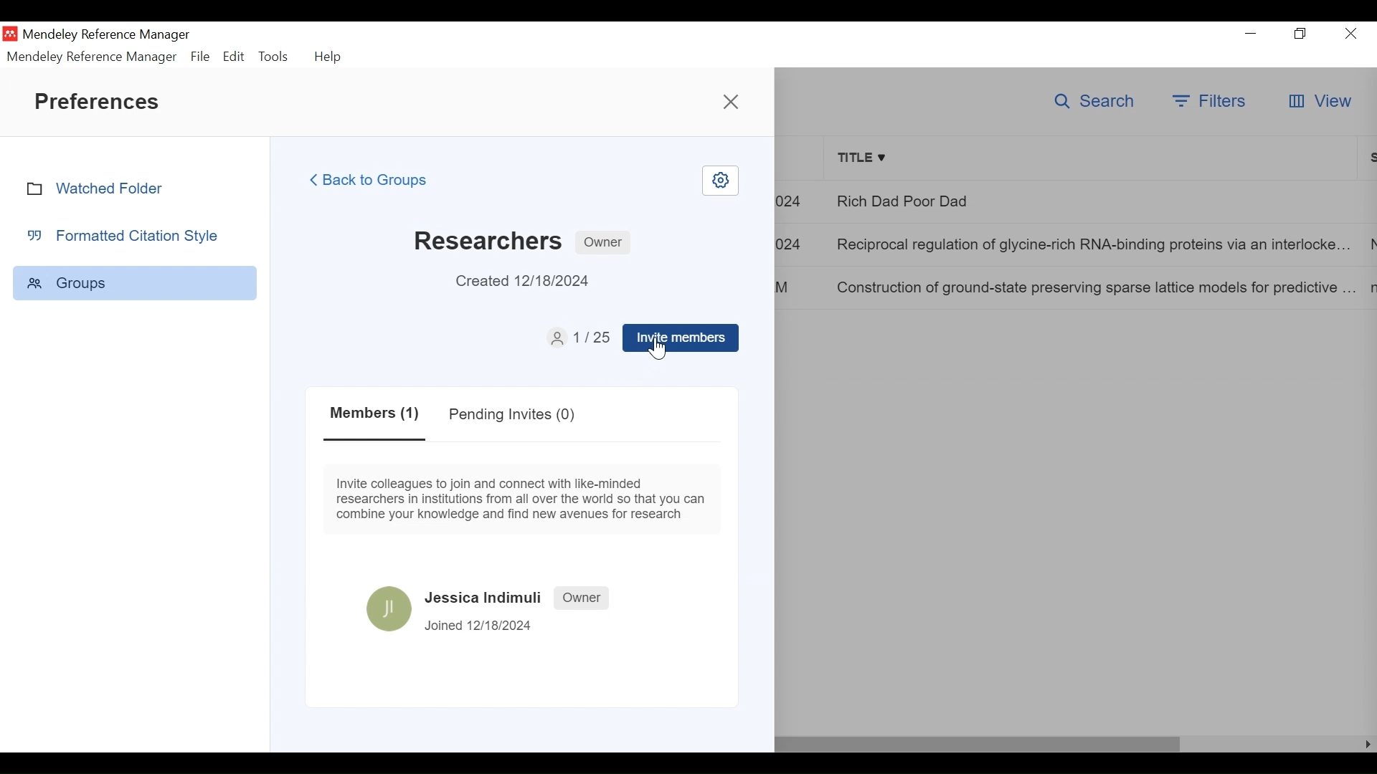 This screenshot has height=774, width=1377. I want to click on Back to Groups, so click(378, 180).